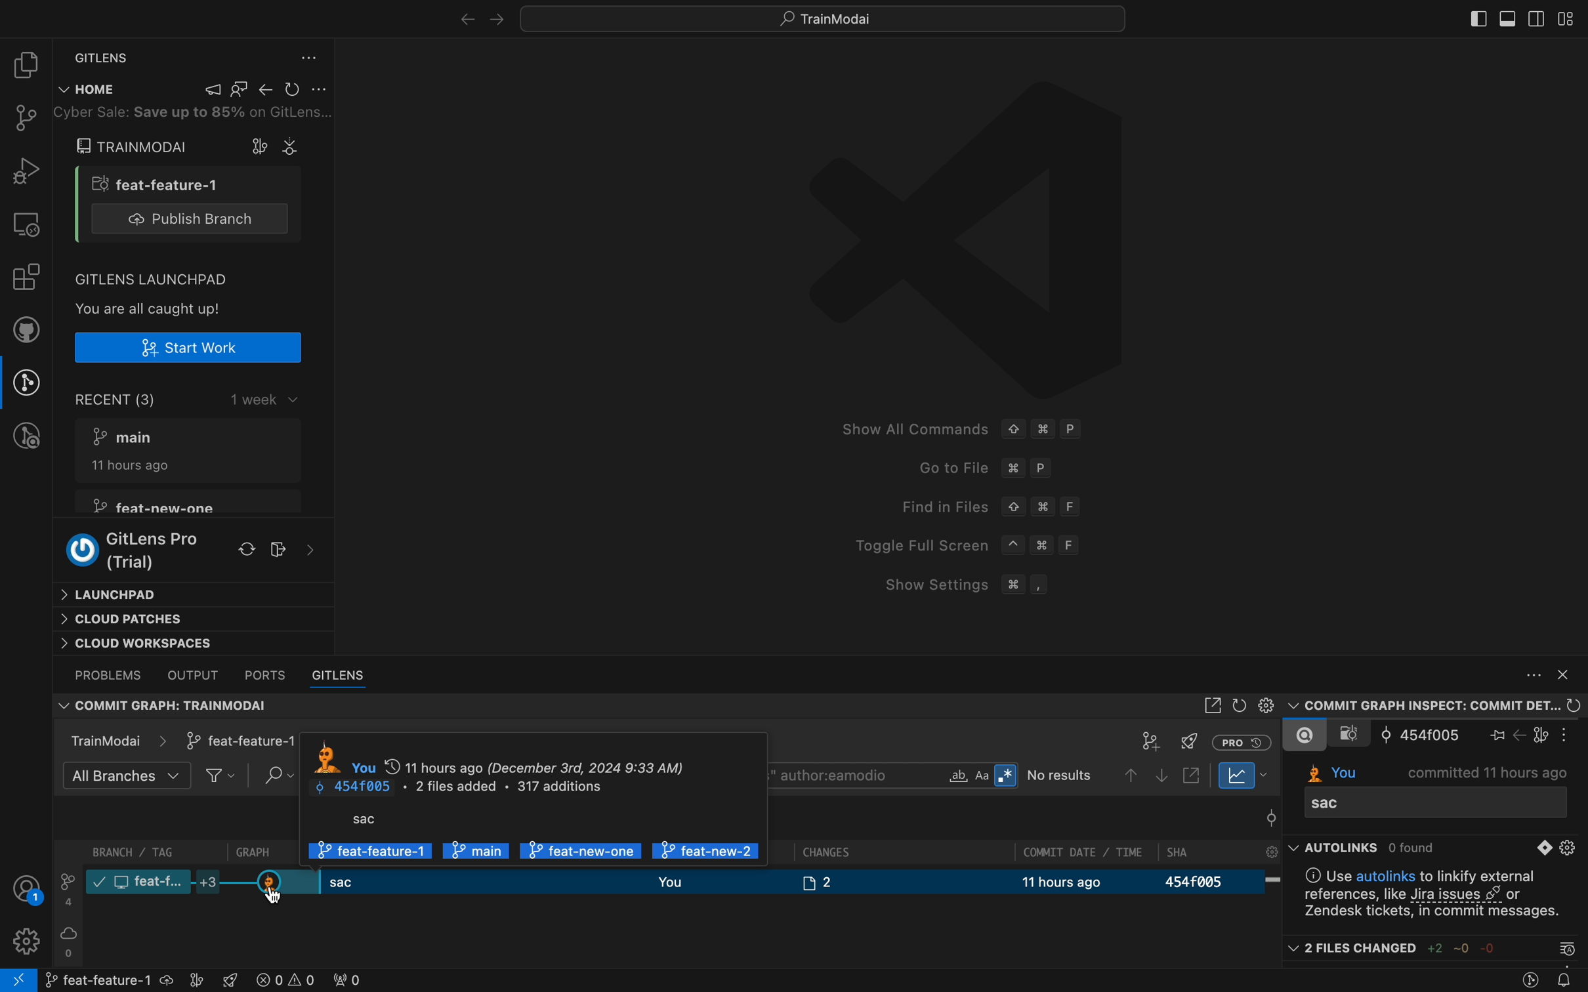 The image size is (1588, 992). What do you see at coordinates (123, 552) in the screenshot?
I see `oO GitLens Pro
(Trial)` at bounding box center [123, 552].